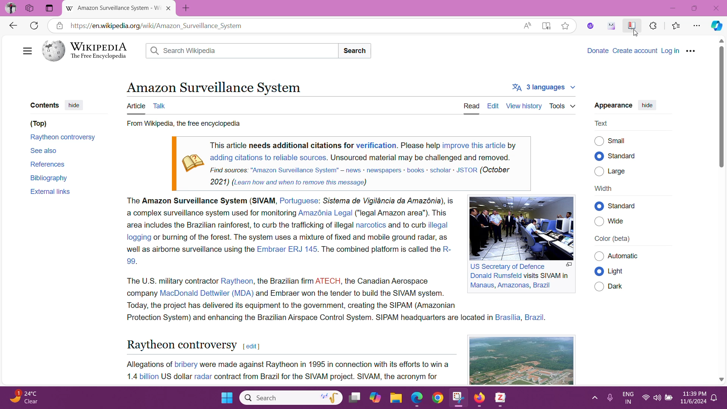 The height and width of the screenshot is (409, 727). What do you see at coordinates (613, 239) in the screenshot?
I see `Color (beta)` at bounding box center [613, 239].